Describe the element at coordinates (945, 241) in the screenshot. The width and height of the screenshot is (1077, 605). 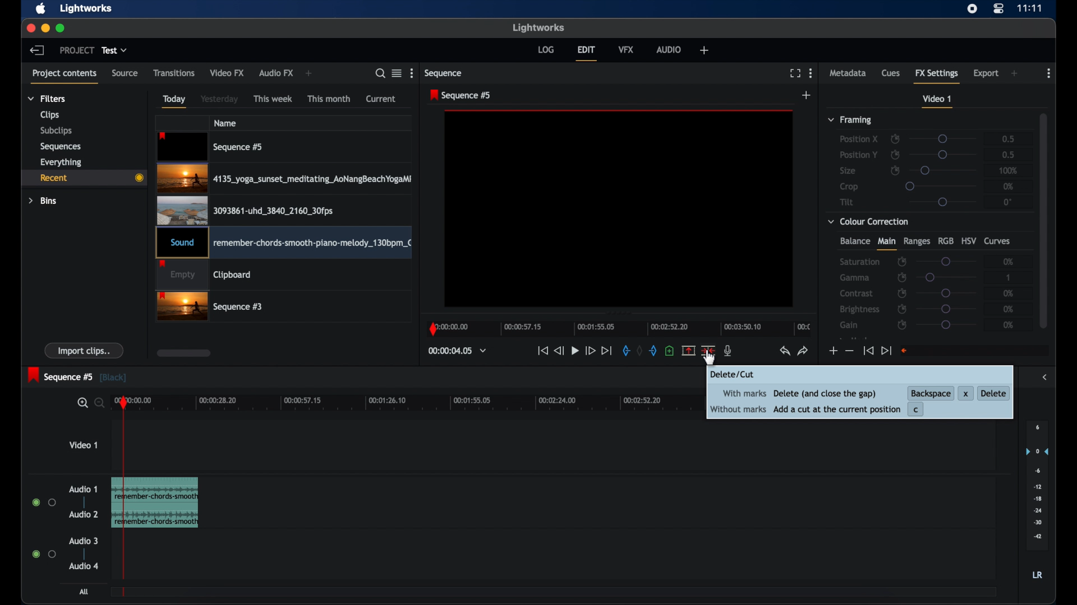
I see `rgb` at that location.